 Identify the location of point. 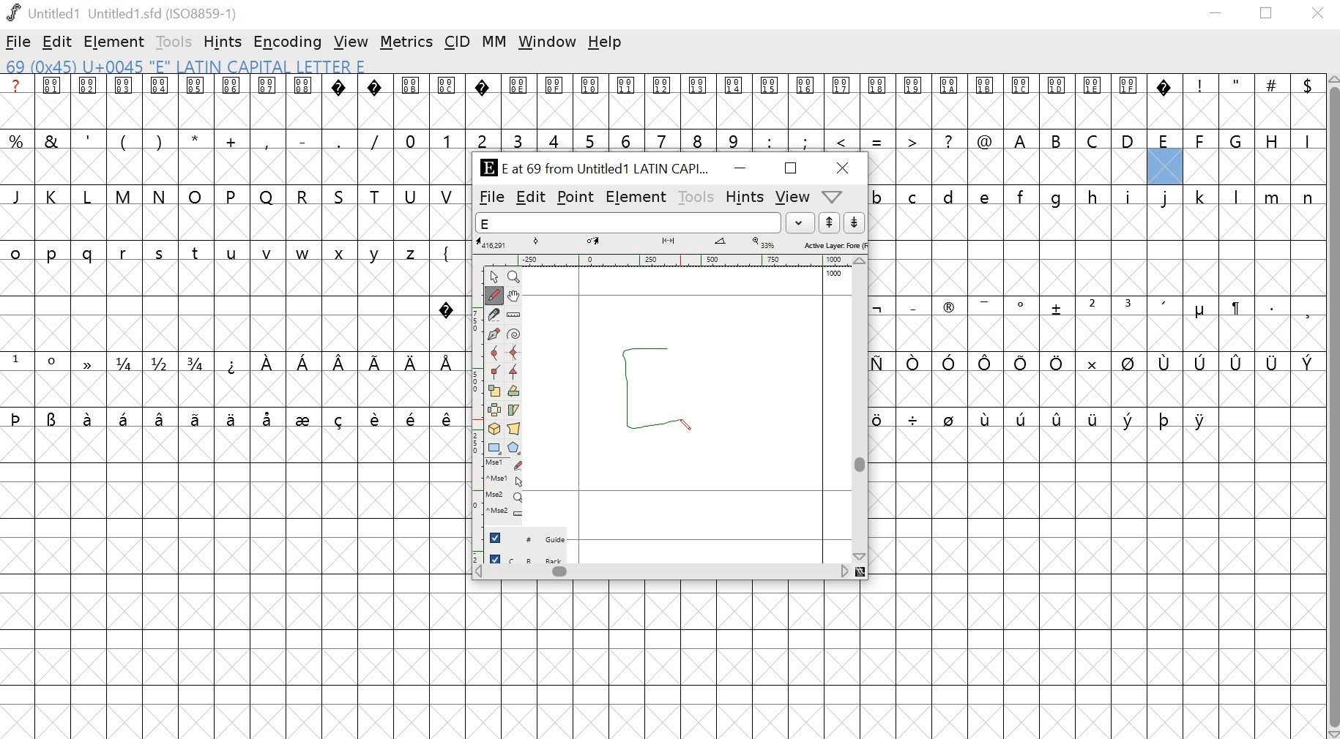
(576, 198).